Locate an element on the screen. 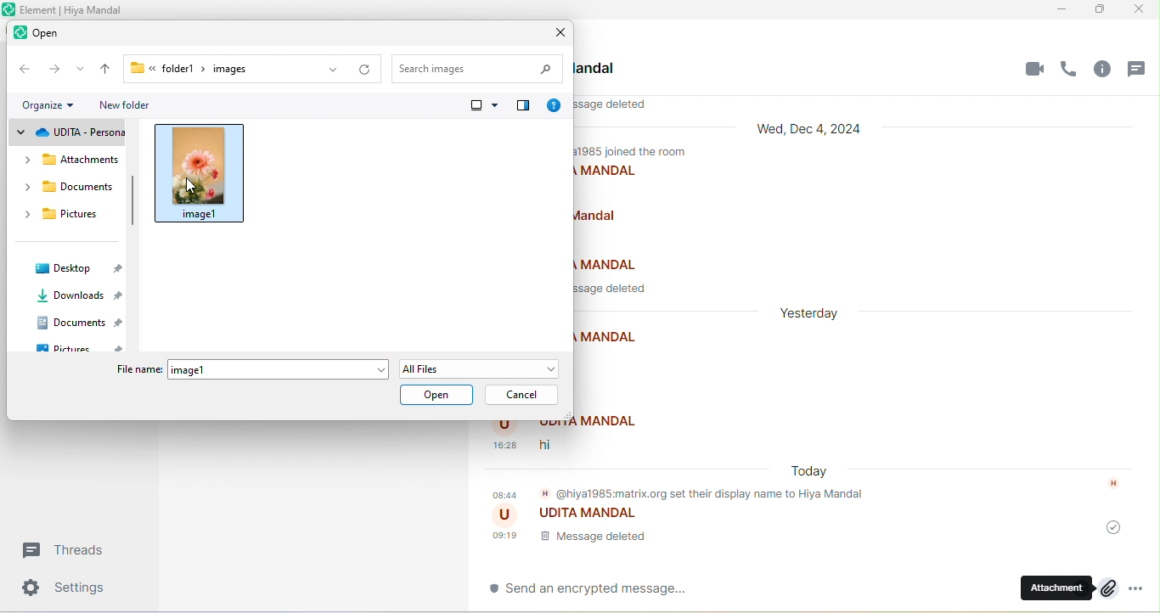 The height and width of the screenshot is (613, 1160). attachments is located at coordinates (70, 165).